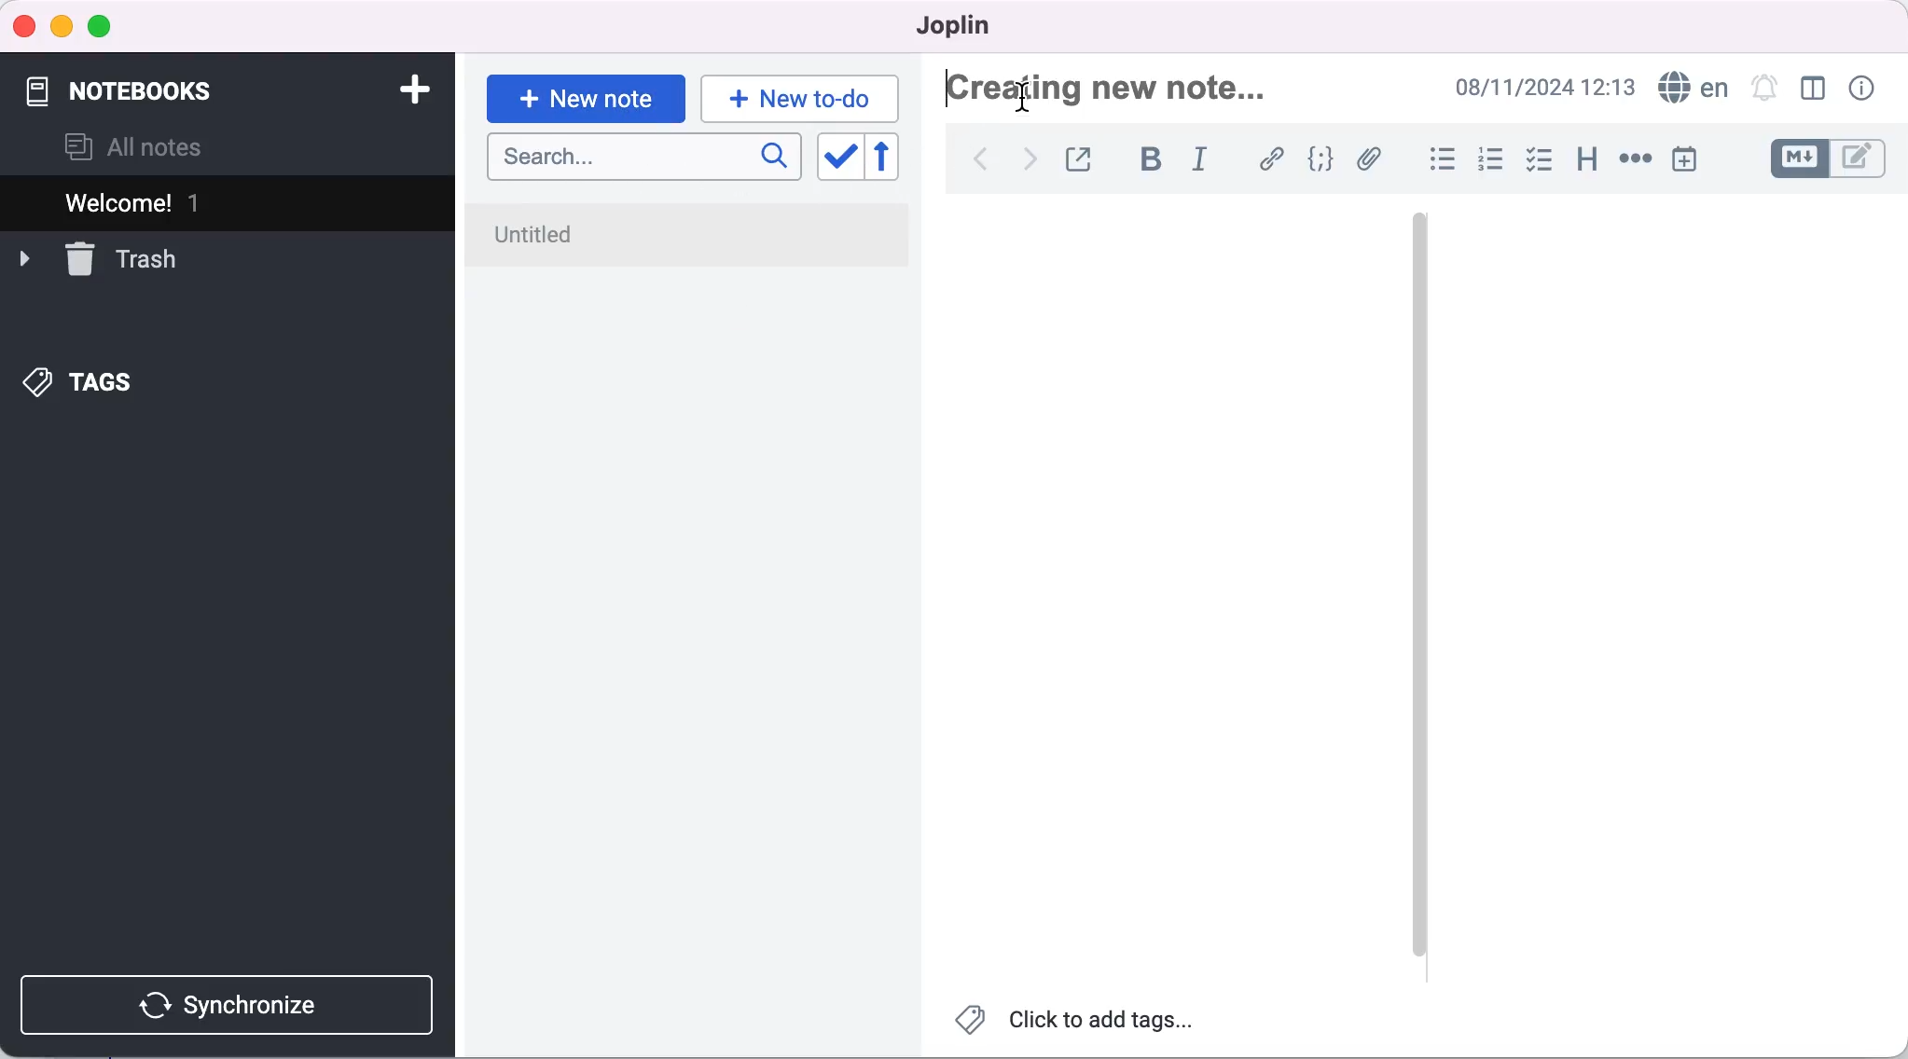 The image size is (1908, 1059). Describe the element at coordinates (1323, 159) in the screenshot. I see `code` at that location.